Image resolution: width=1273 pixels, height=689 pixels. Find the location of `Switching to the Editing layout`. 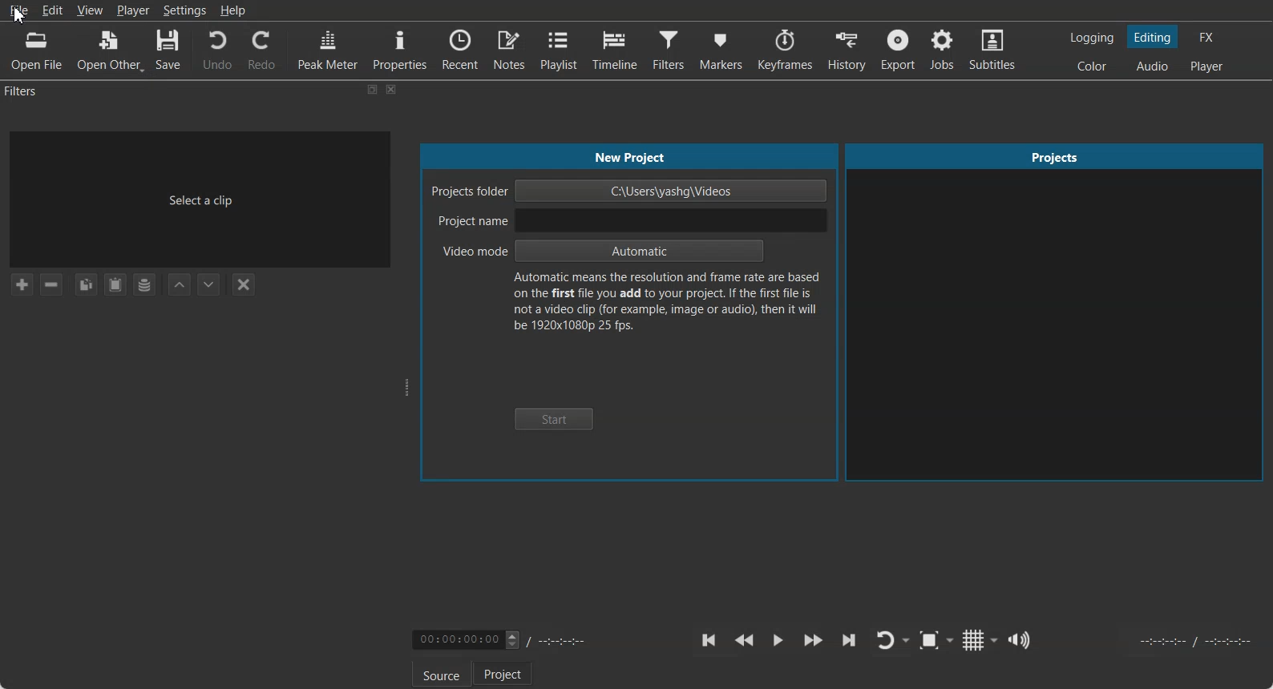

Switching to the Editing layout is located at coordinates (1153, 38).